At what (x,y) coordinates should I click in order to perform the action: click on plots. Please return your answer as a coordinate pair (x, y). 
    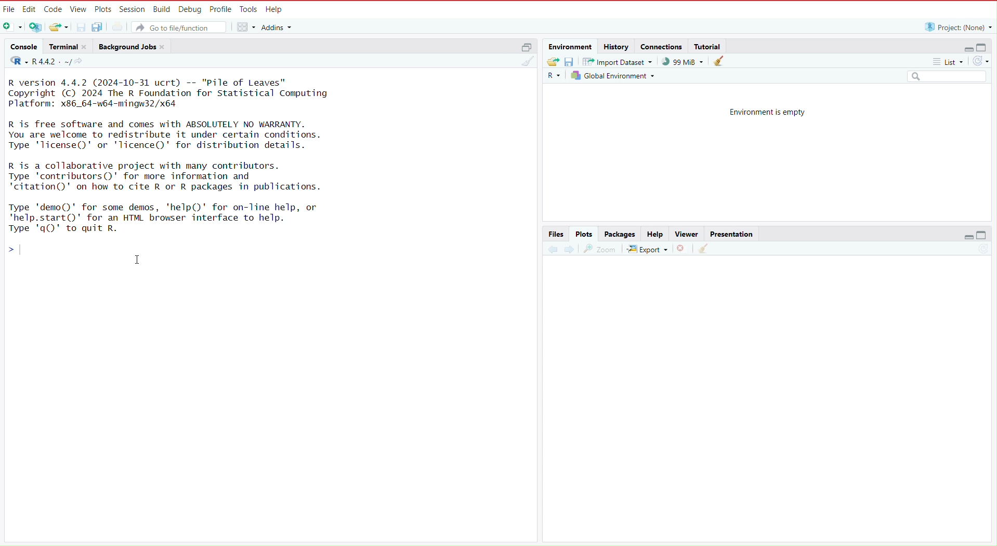
    Looking at the image, I should click on (585, 233).